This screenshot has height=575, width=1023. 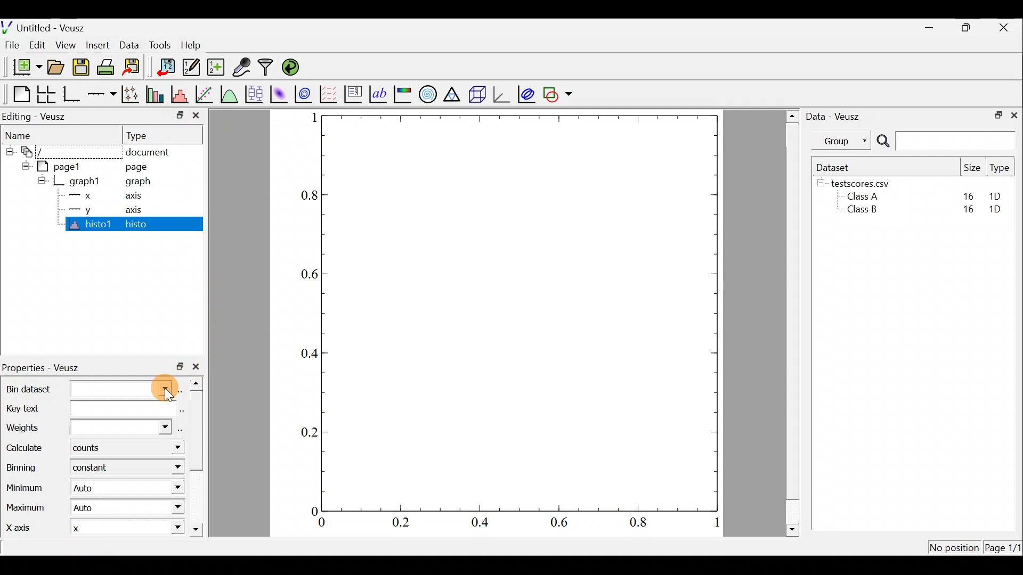 What do you see at coordinates (1004, 547) in the screenshot?
I see `Page 1/1` at bounding box center [1004, 547].